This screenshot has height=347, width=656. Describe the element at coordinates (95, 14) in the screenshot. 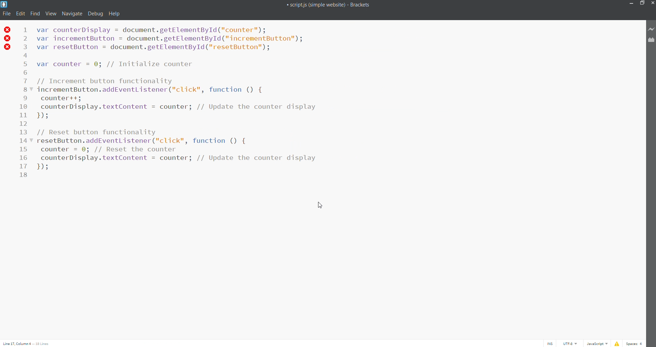

I see `debug` at that location.